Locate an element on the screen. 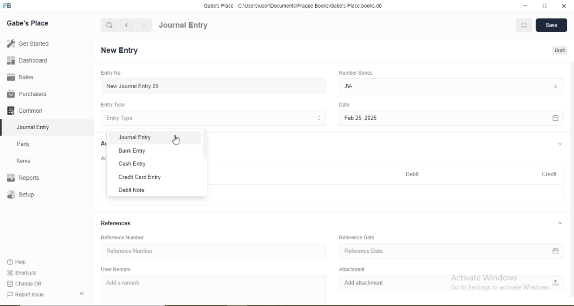 The height and width of the screenshot is (306, 574). Reference Number is located at coordinates (213, 251).